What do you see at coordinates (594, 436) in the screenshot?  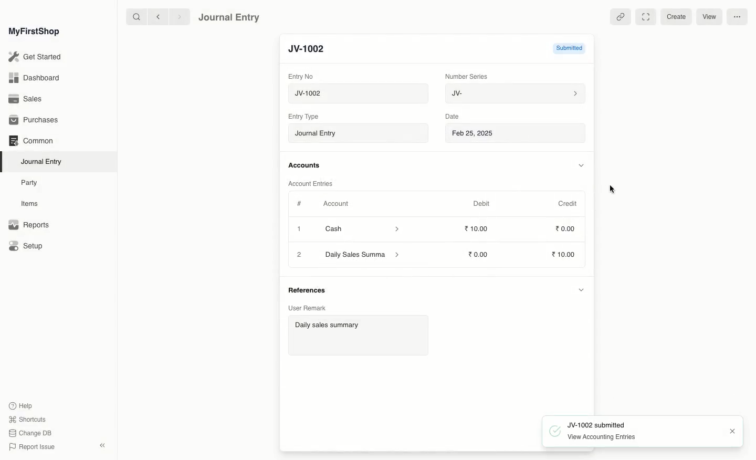 I see `View Accounting Entries` at bounding box center [594, 436].